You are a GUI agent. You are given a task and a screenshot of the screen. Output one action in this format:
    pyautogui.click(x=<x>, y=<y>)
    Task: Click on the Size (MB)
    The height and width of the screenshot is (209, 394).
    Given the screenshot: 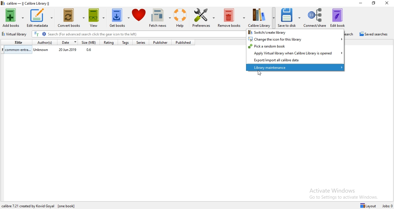 What is the action you would take?
    pyautogui.click(x=90, y=42)
    